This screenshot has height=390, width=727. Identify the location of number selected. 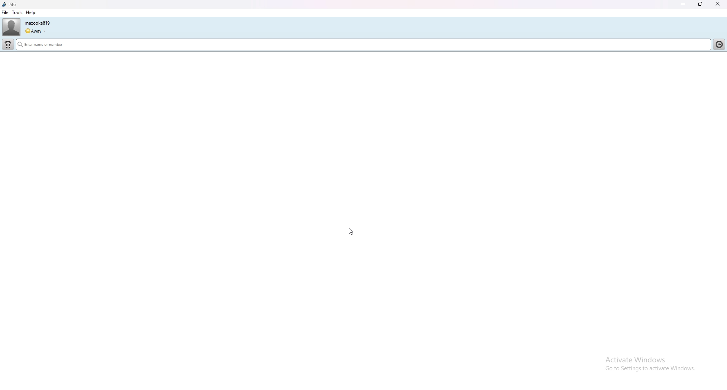
(721, 56).